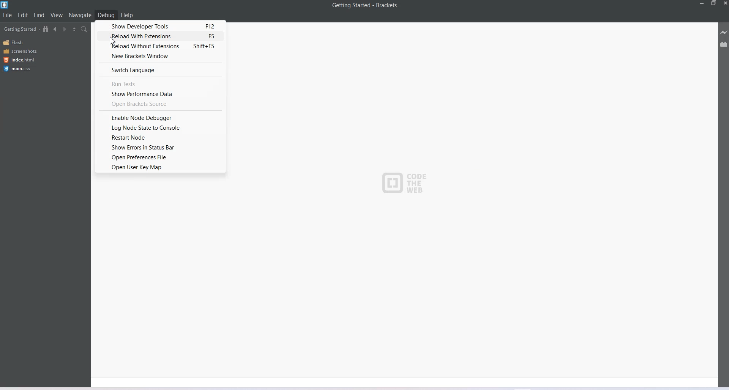 This screenshot has height=390, width=729. I want to click on Debug, so click(106, 15).